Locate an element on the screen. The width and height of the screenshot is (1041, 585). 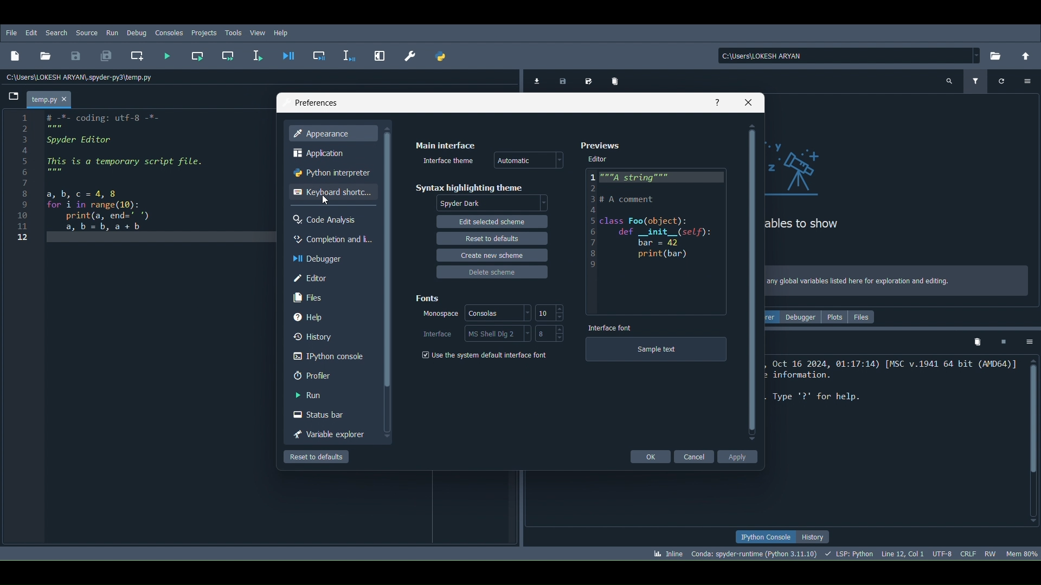
PYTHONPATH manager is located at coordinates (441, 56).